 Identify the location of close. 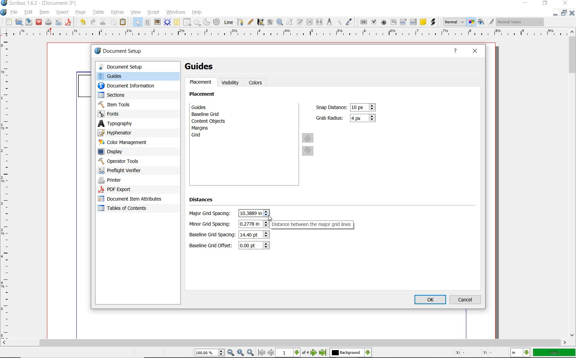
(38, 23).